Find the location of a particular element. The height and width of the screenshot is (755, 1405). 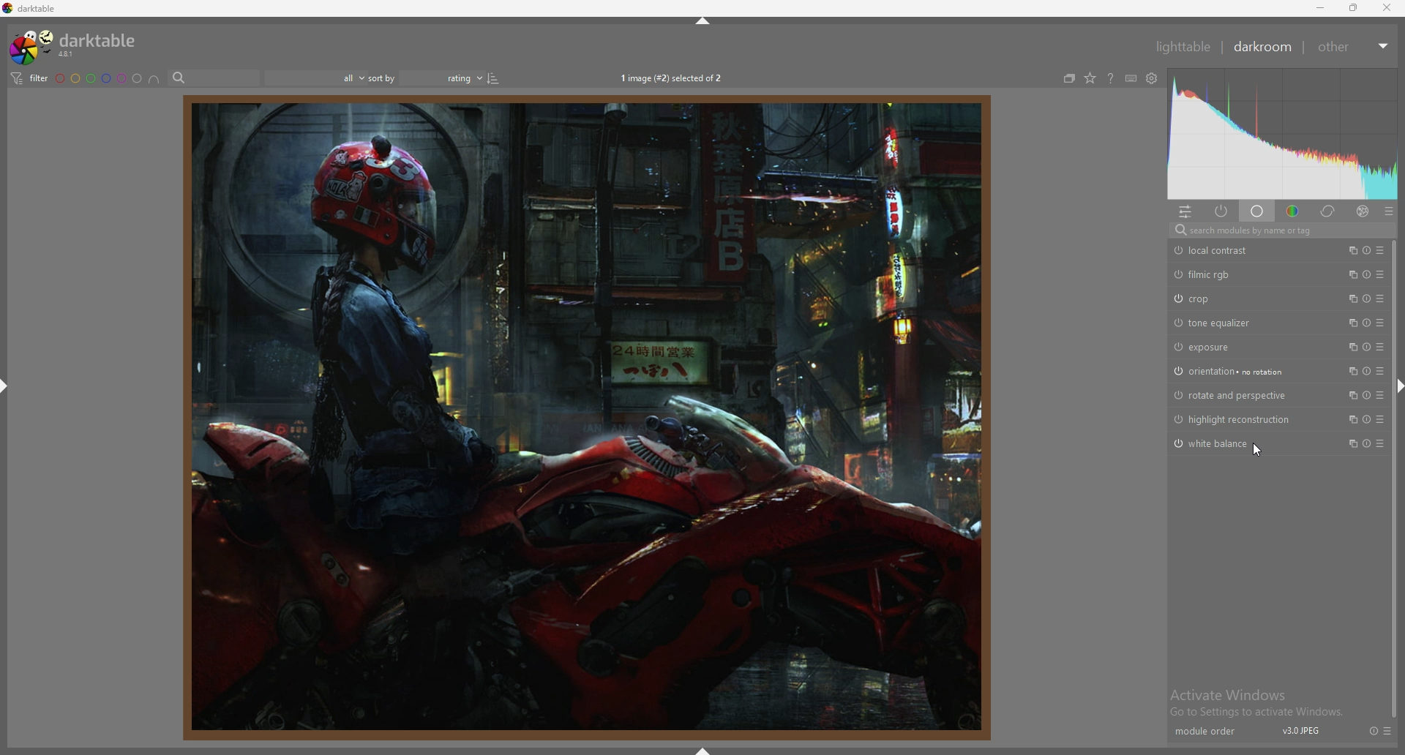

image is located at coordinates (584, 417).